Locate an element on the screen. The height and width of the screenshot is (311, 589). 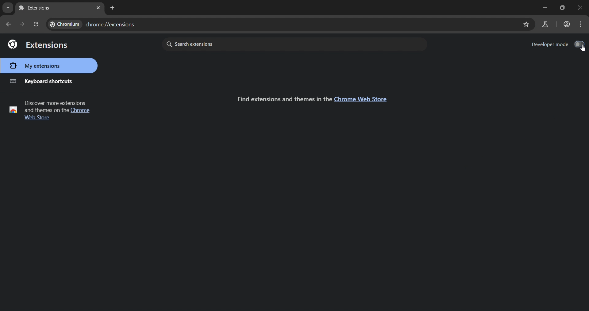
new tab is located at coordinates (112, 8).